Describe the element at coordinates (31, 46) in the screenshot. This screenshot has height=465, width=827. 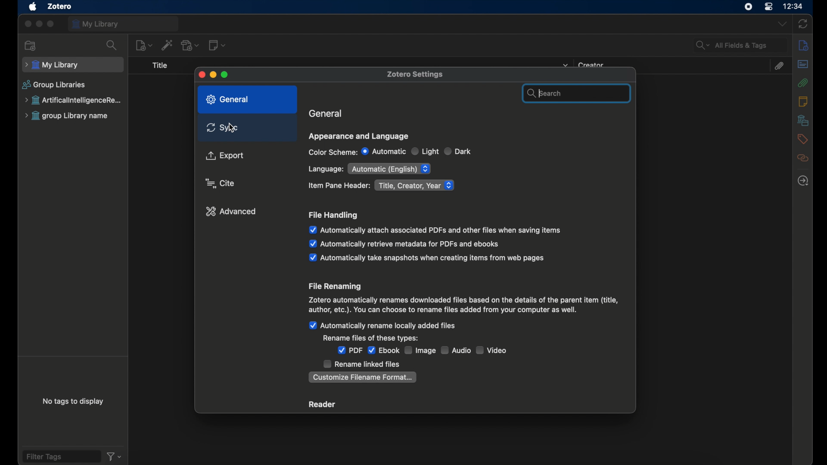
I see `new collection` at that location.